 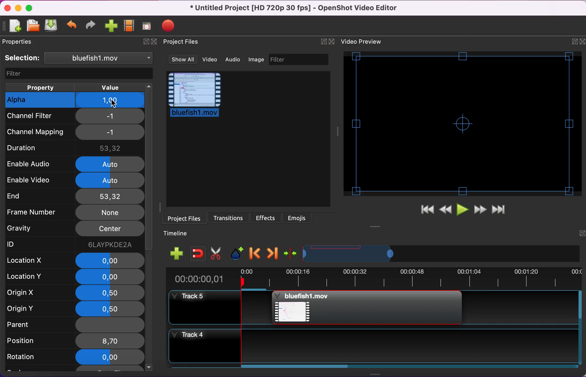 What do you see at coordinates (31, 309) in the screenshot?
I see `origin y` at bounding box center [31, 309].